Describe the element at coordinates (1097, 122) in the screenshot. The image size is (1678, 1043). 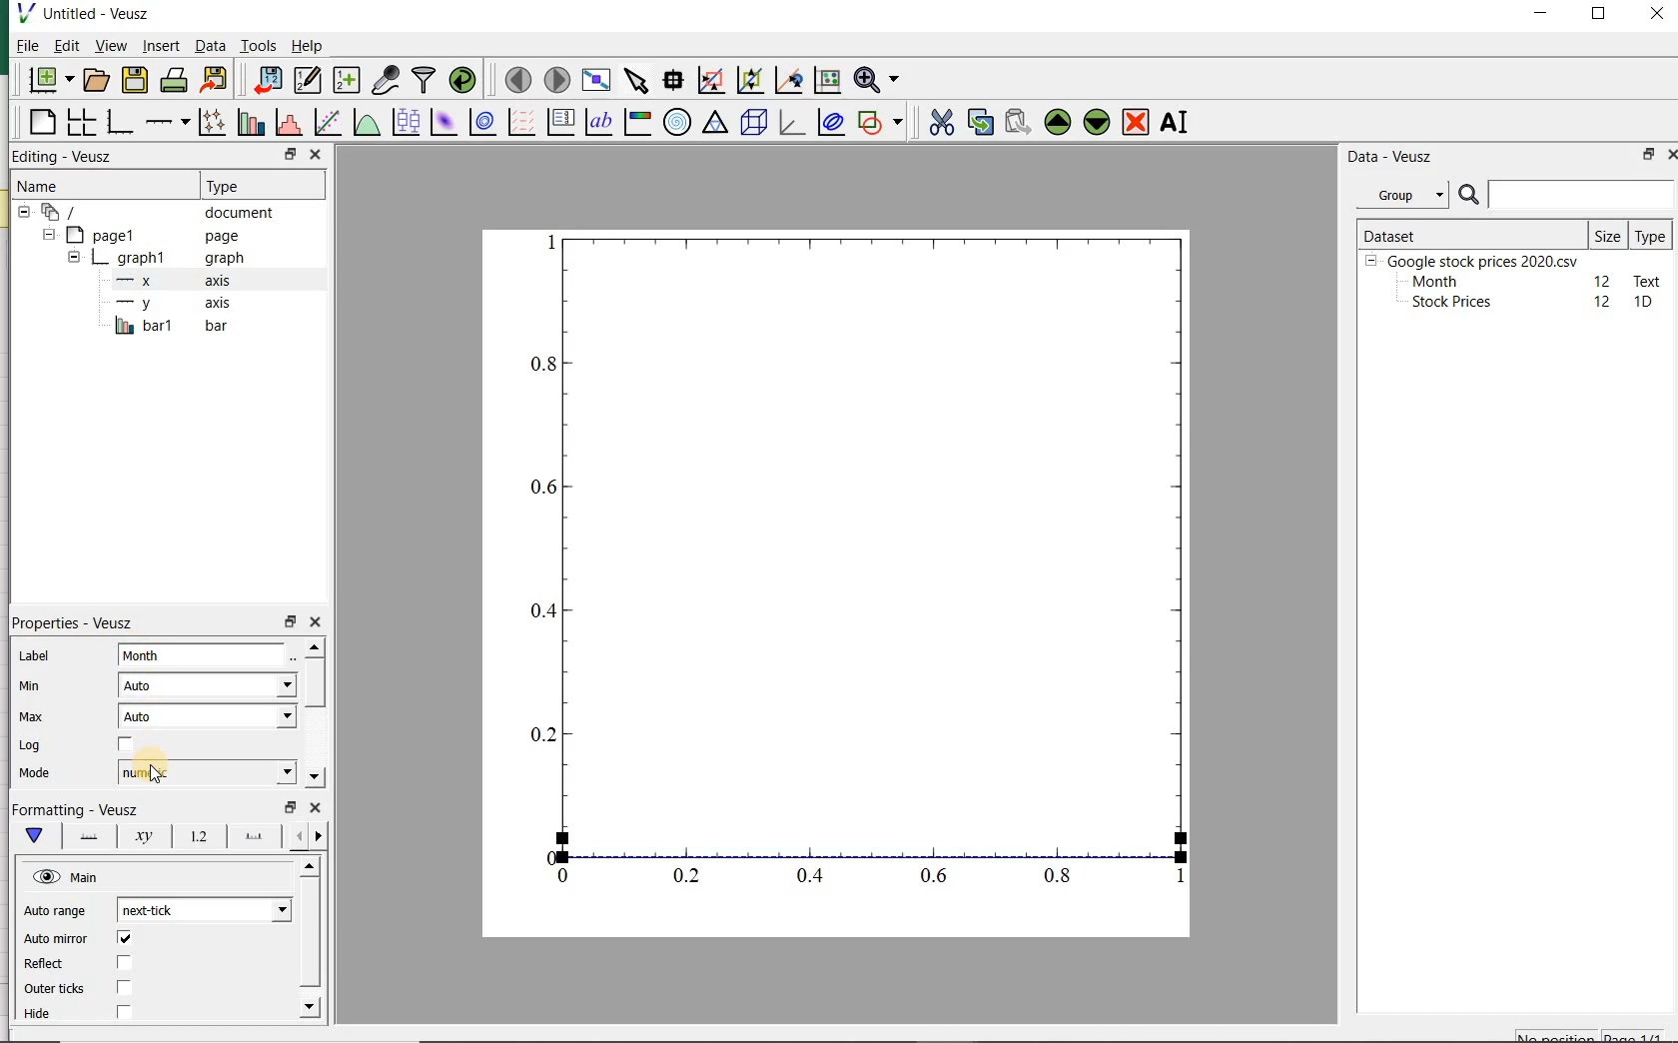
I see `move the selected widget down` at that location.